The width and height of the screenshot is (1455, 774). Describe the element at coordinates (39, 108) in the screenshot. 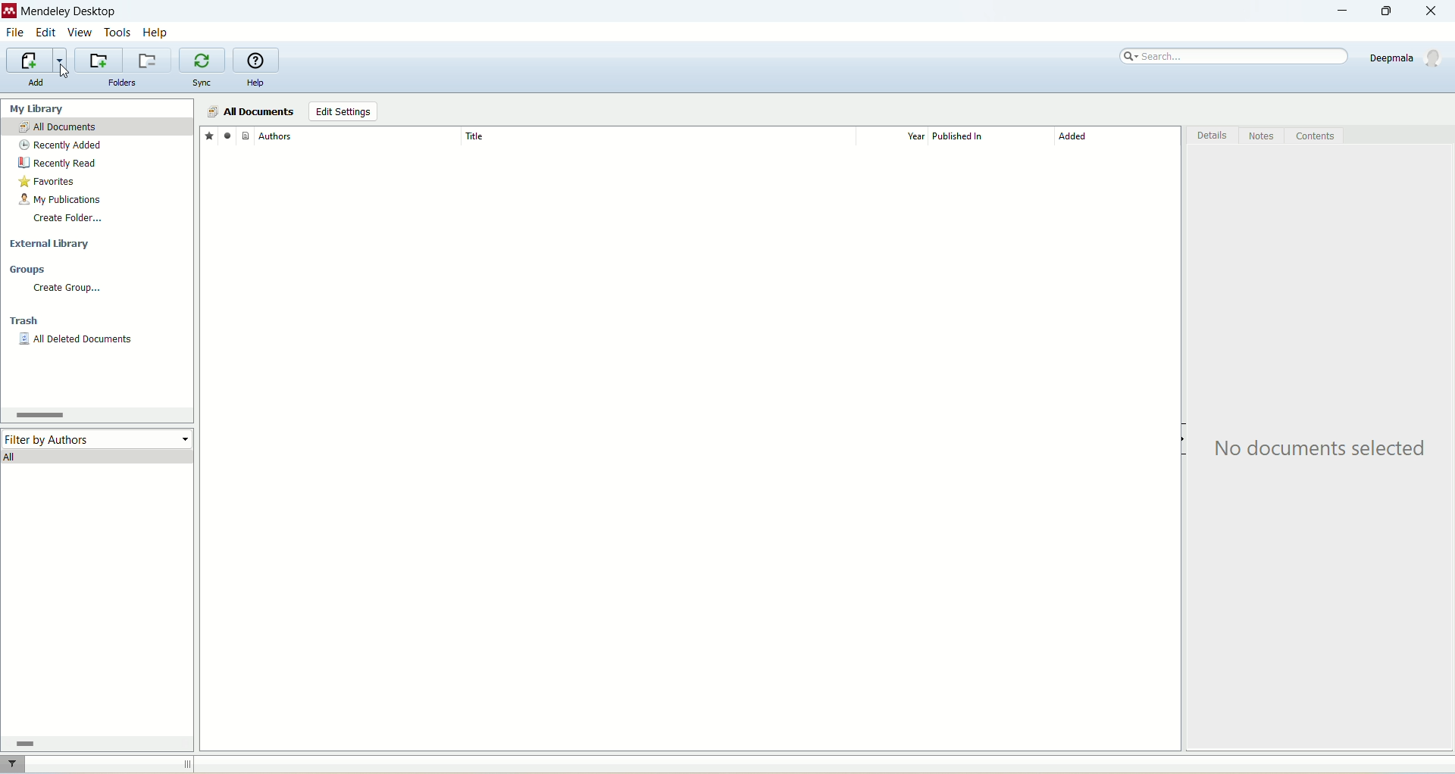

I see `my library` at that location.